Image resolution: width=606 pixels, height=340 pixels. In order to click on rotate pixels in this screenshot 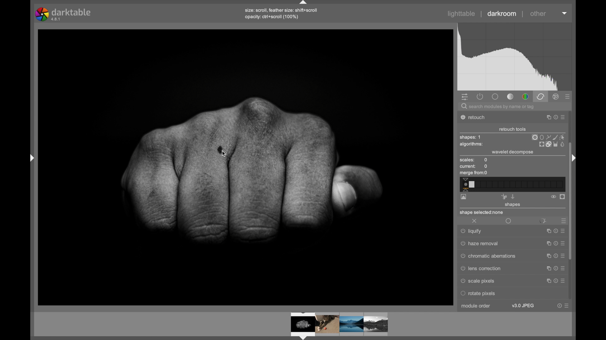, I will do `click(495, 293)`.